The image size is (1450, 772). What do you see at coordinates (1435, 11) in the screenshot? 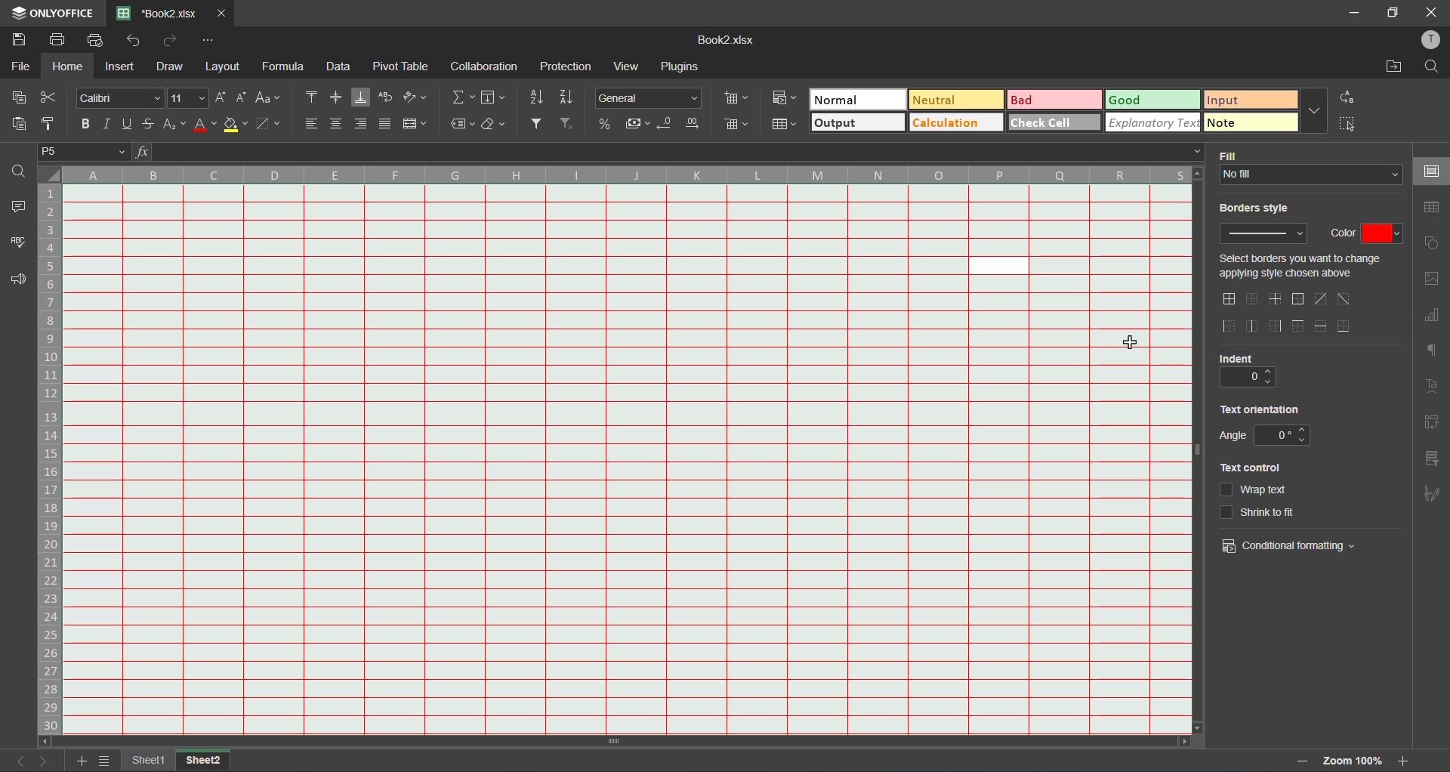
I see `close` at bounding box center [1435, 11].